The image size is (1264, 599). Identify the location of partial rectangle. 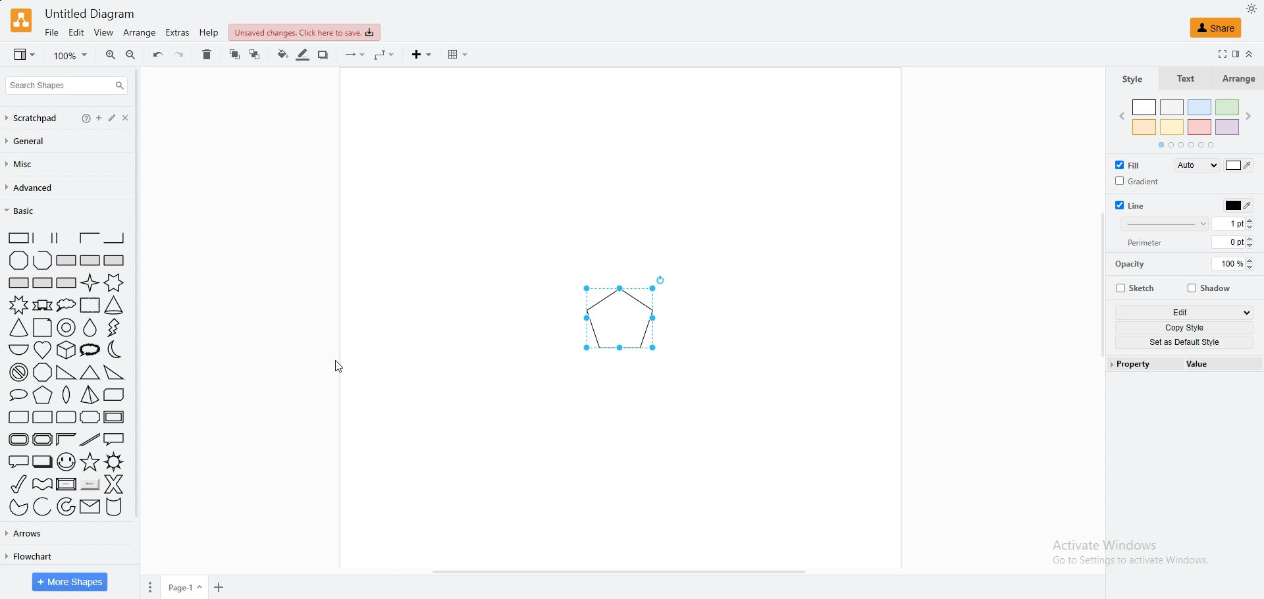
(41, 237).